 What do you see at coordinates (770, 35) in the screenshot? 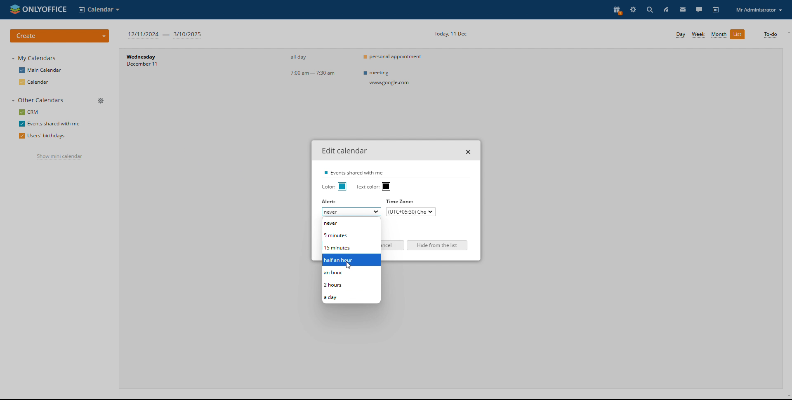
I see `to-do` at bounding box center [770, 35].